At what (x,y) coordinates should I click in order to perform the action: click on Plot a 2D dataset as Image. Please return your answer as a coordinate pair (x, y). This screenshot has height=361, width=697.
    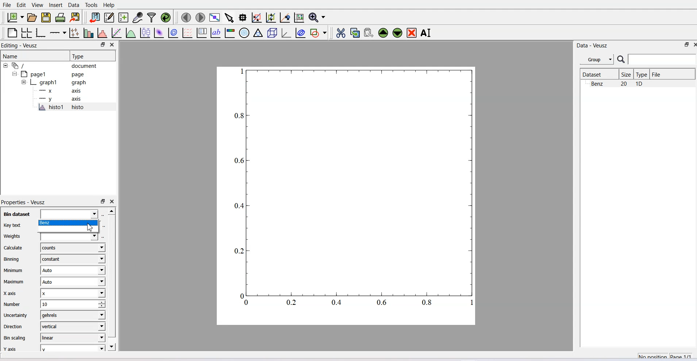
    Looking at the image, I should click on (159, 32).